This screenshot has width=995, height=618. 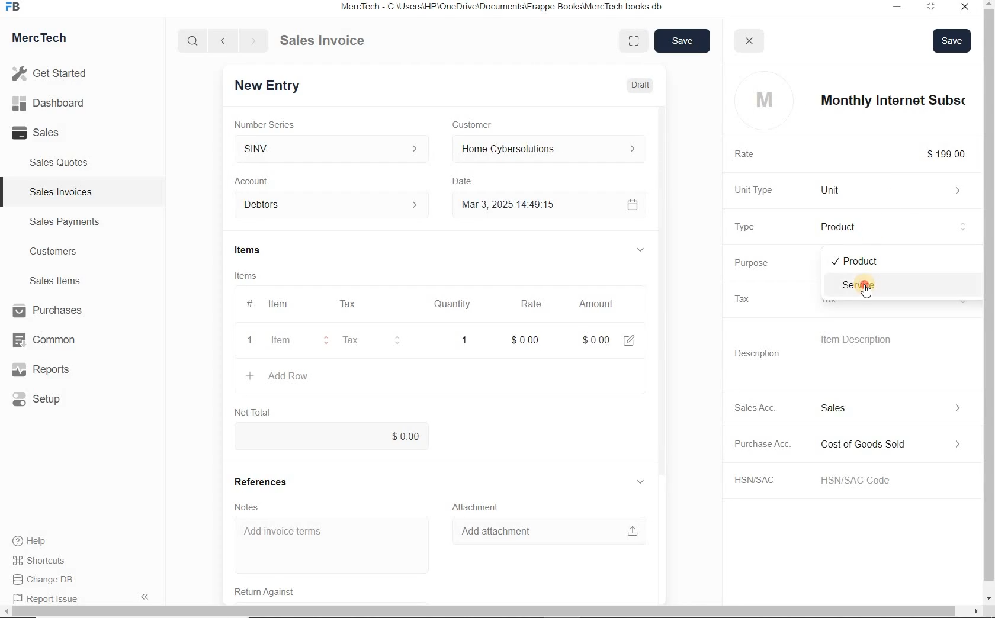 I want to click on Customers, so click(x=64, y=252).